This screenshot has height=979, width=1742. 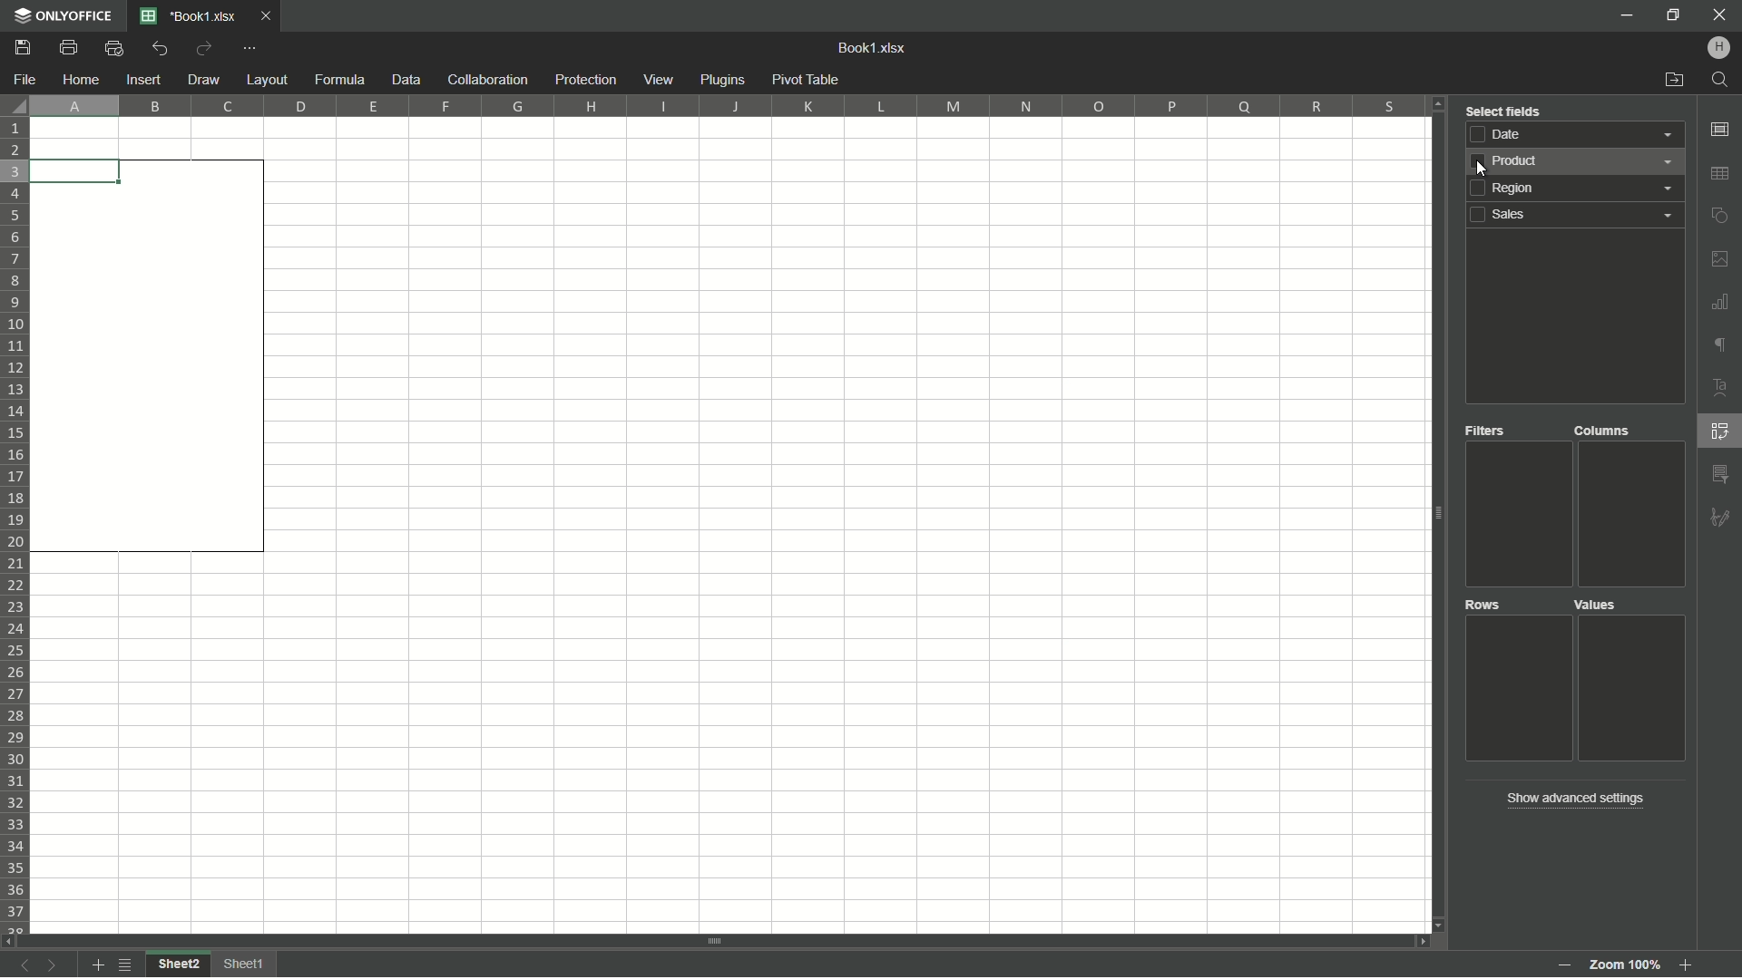 What do you see at coordinates (1624, 960) in the screenshot?
I see `zoom 100%` at bounding box center [1624, 960].